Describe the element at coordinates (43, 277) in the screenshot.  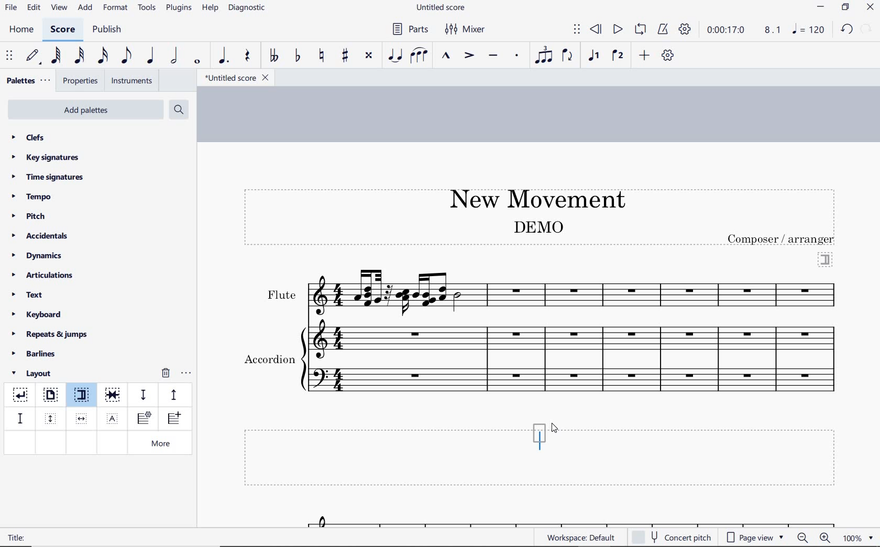
I see `articulations` at that location.